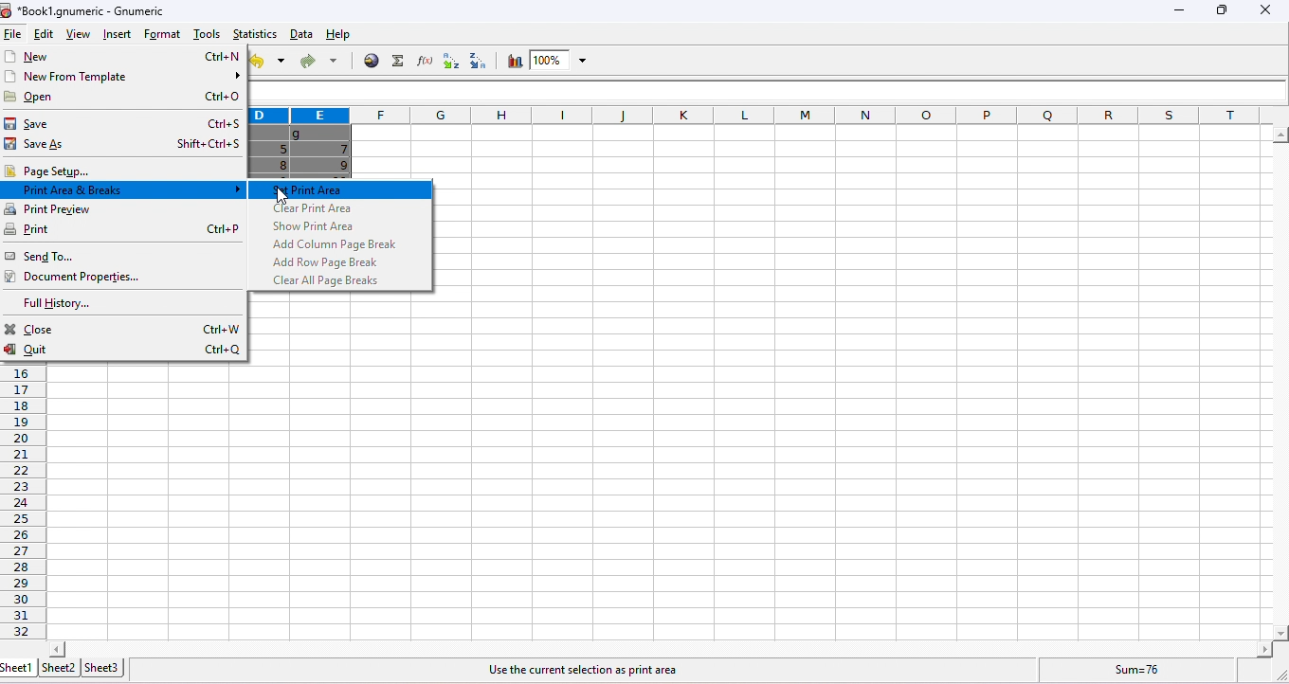  What do you see at coordinates (318, 63) in the screenshot?
I see `redo` at bounding box center [318, 63].